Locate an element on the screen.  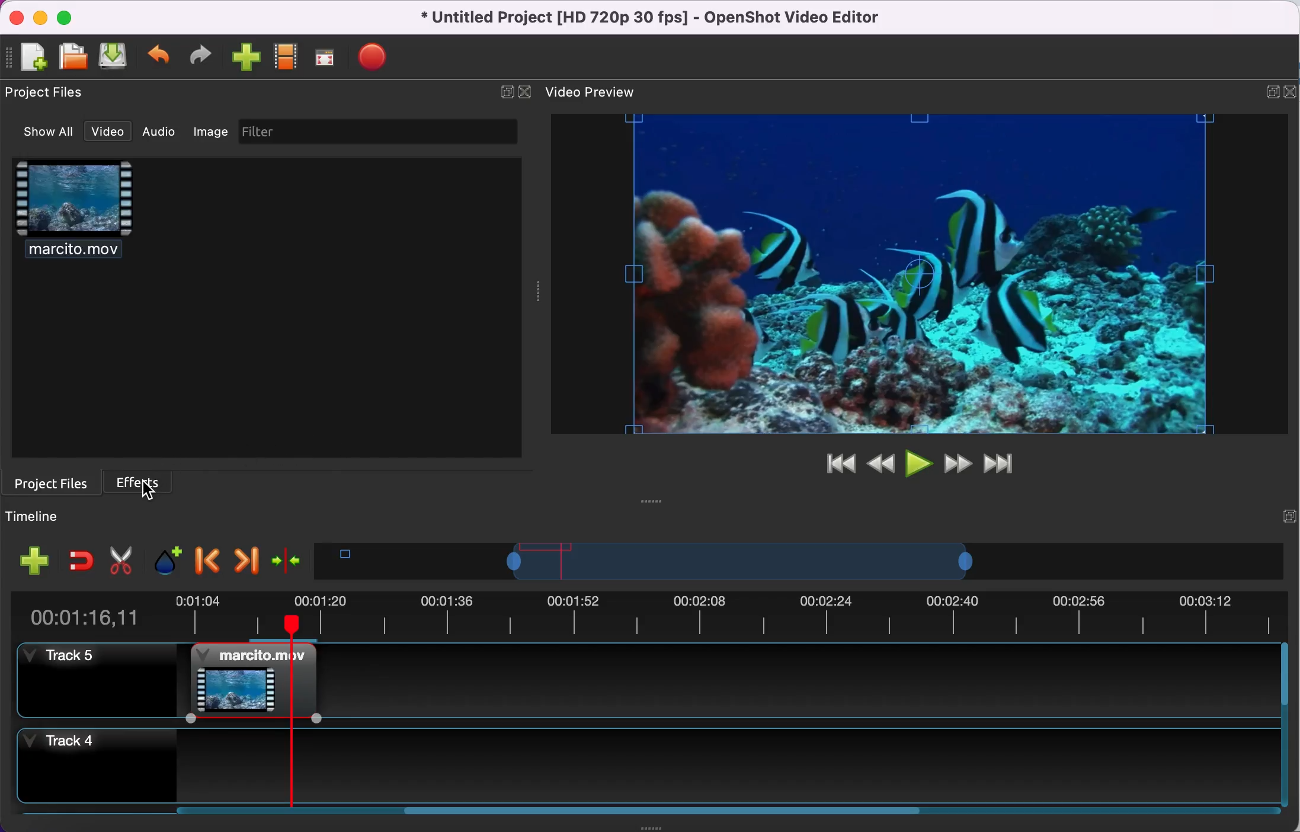
effects is located at coordinates (142, 481).